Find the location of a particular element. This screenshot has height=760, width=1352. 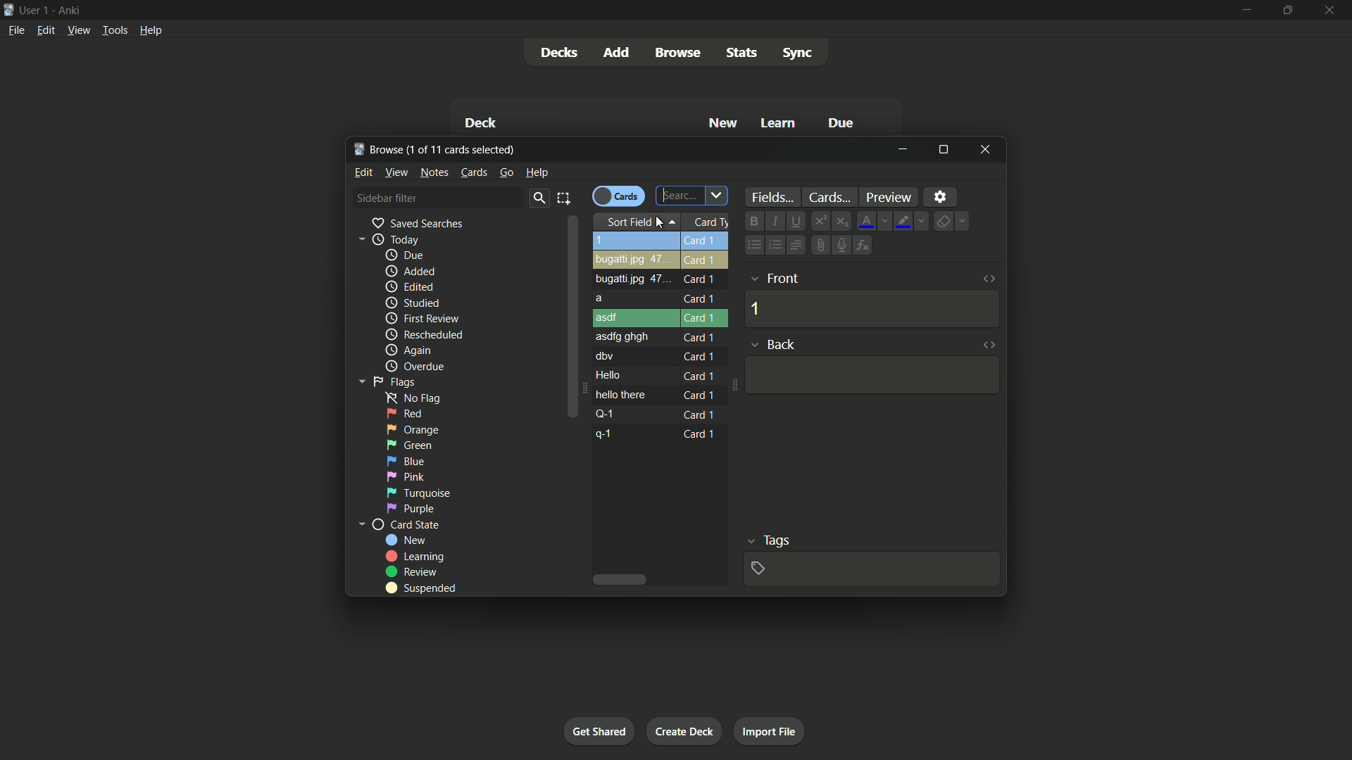

settings is located at coordinates (940, 196).